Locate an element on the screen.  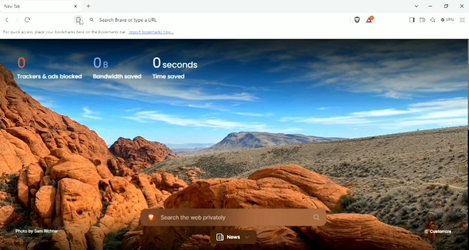
New Tab is located at coordinates (41, 6).